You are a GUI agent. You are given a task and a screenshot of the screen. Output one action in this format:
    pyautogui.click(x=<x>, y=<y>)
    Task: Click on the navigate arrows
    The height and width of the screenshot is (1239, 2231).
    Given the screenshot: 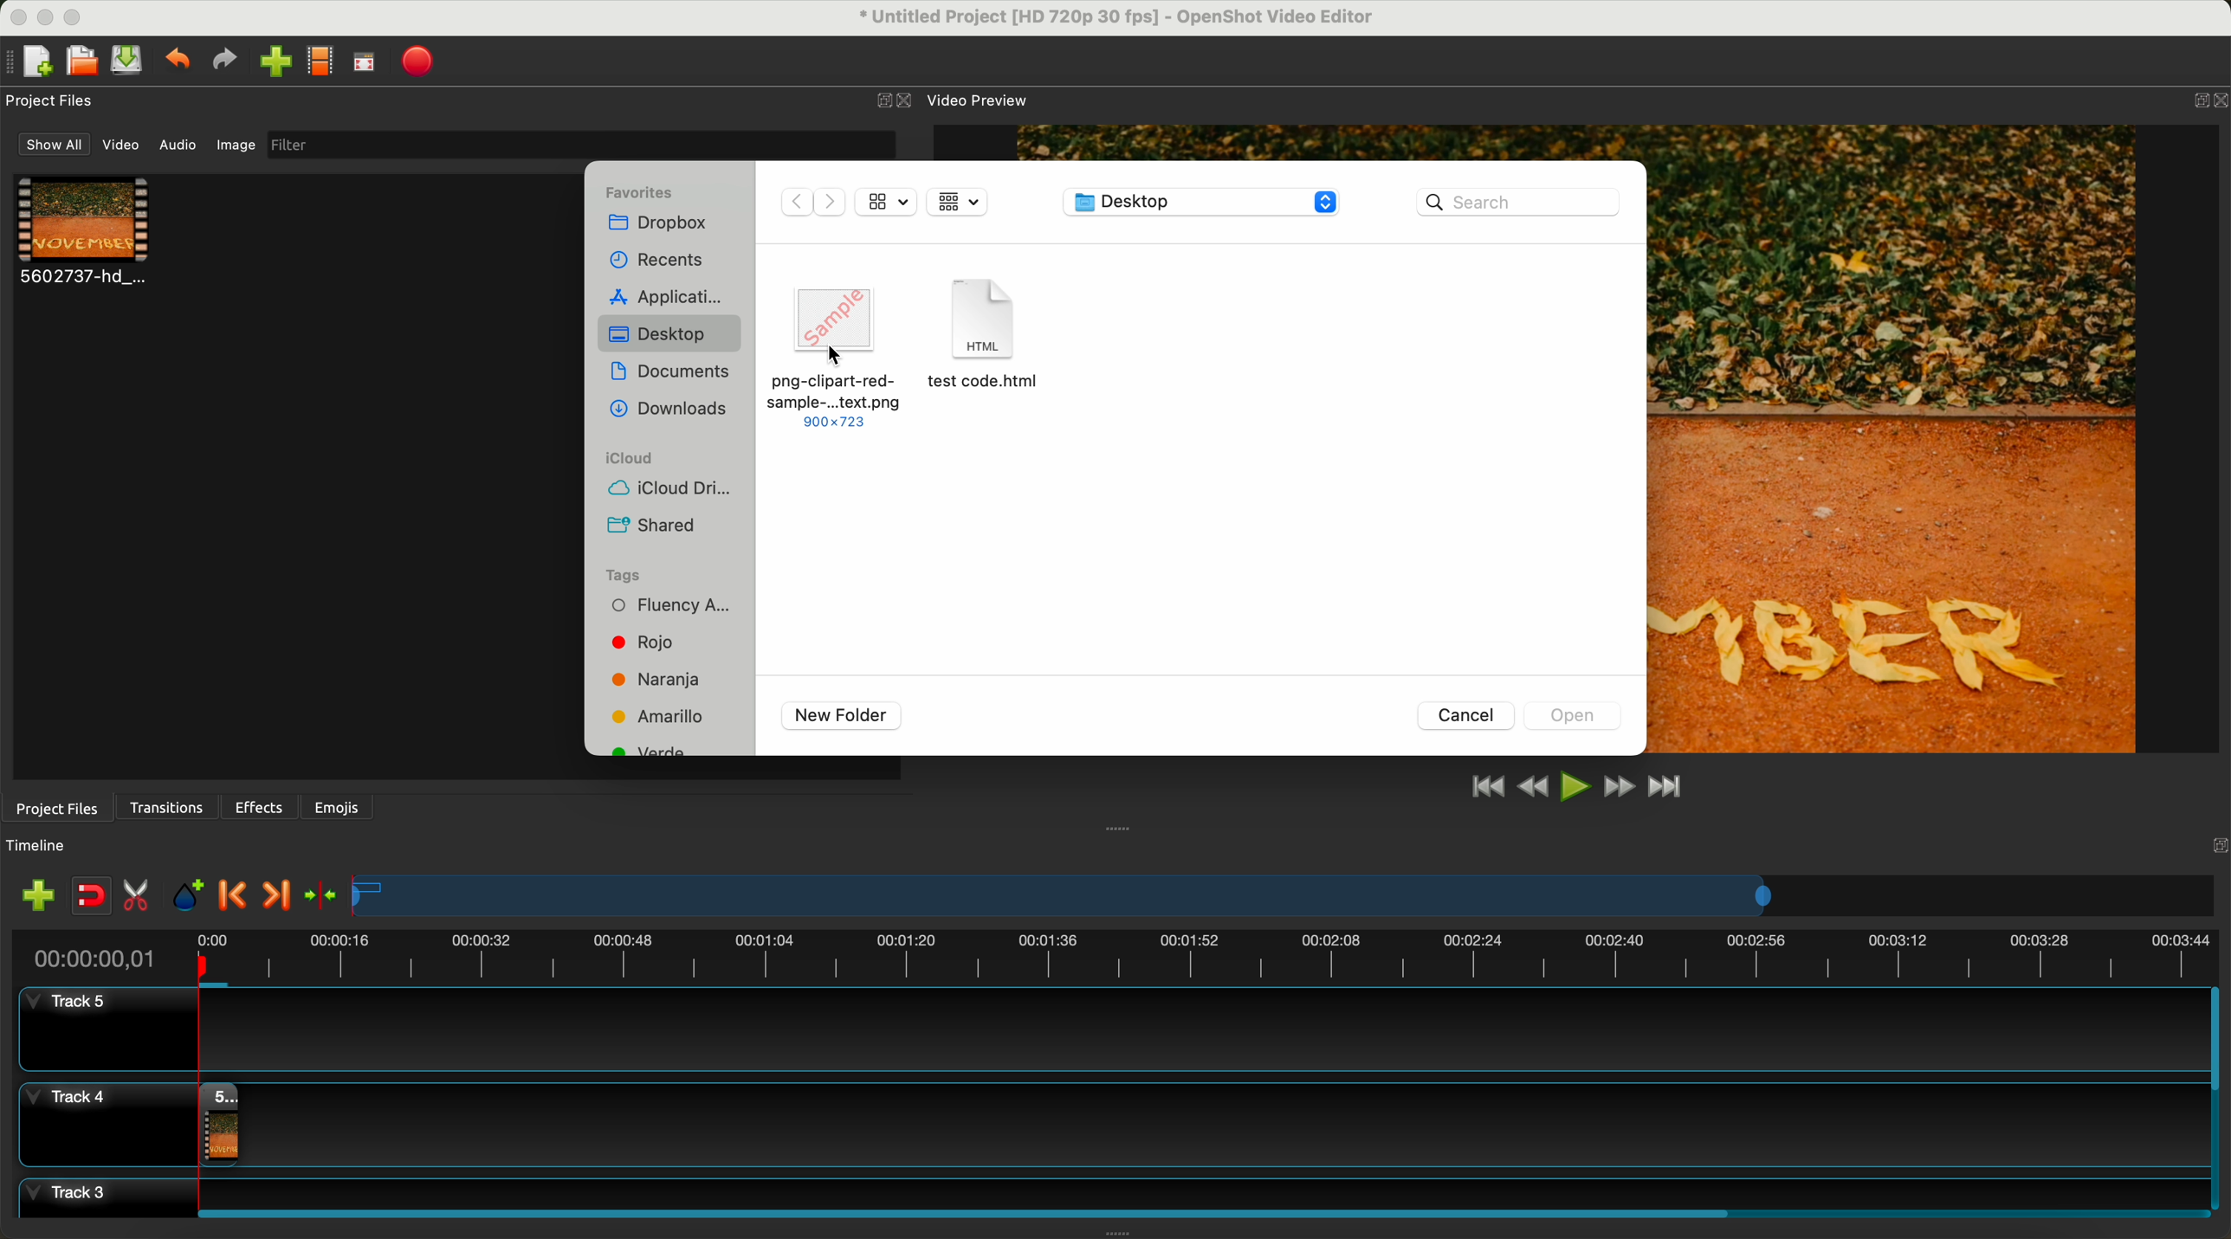 What is the action you would take?
    pyautogui.click(x=812, y=201)
    